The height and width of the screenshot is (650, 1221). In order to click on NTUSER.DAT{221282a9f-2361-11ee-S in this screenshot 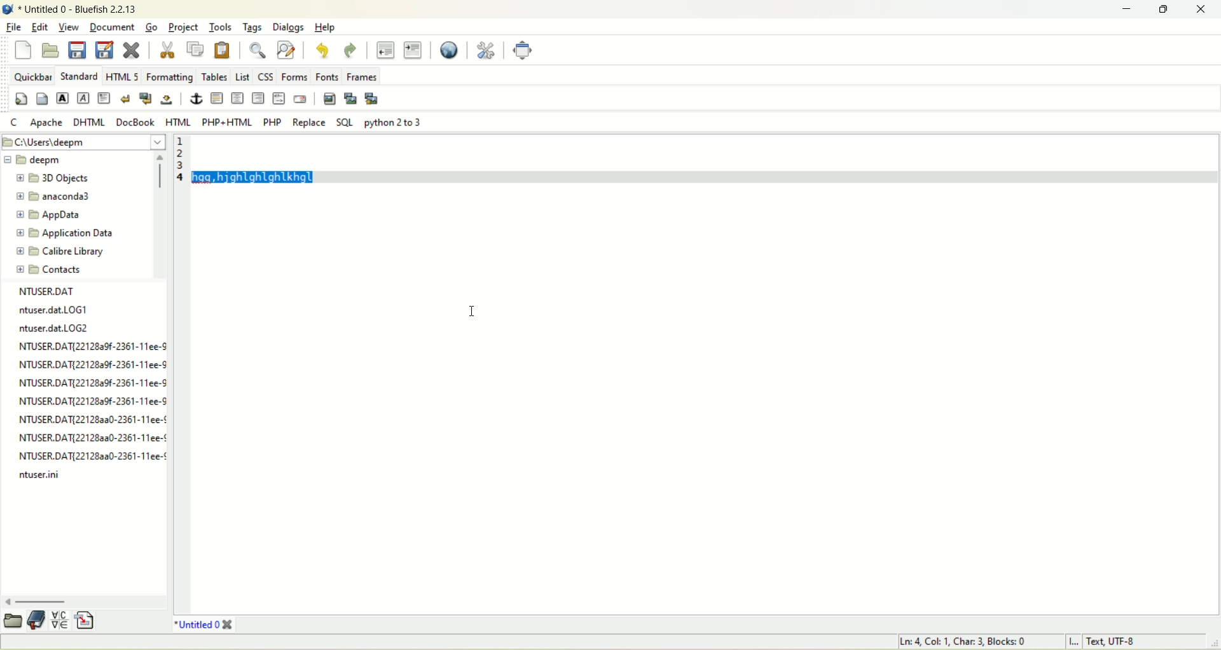, I will do `click(92, 399)`.